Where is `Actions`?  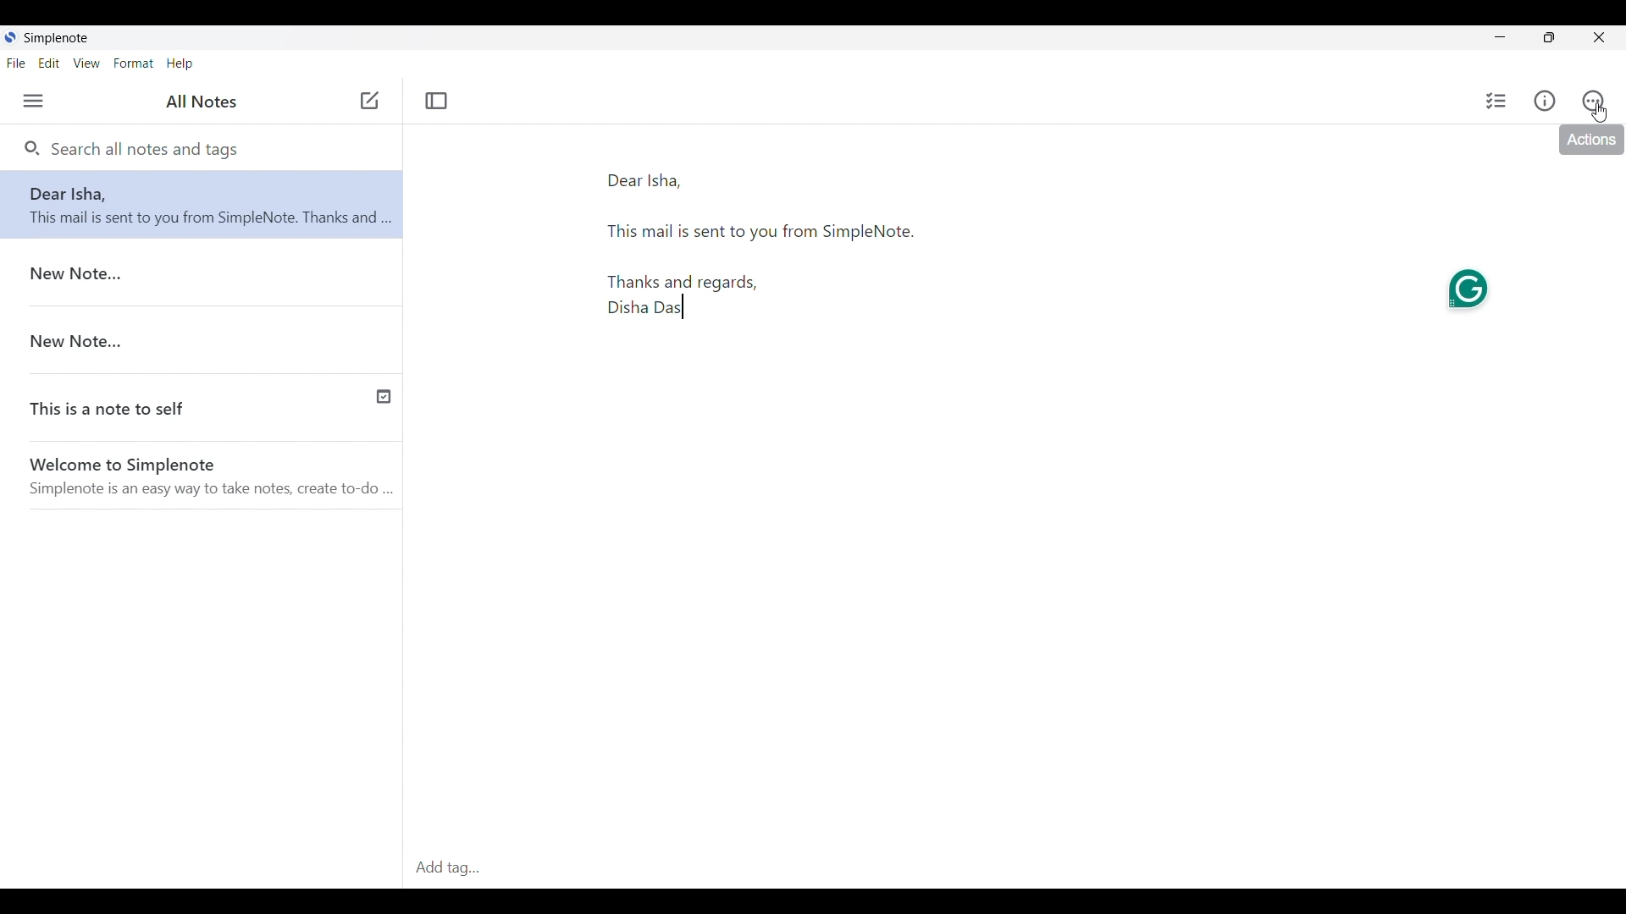 Actions is located at coordinates (1592, 101).